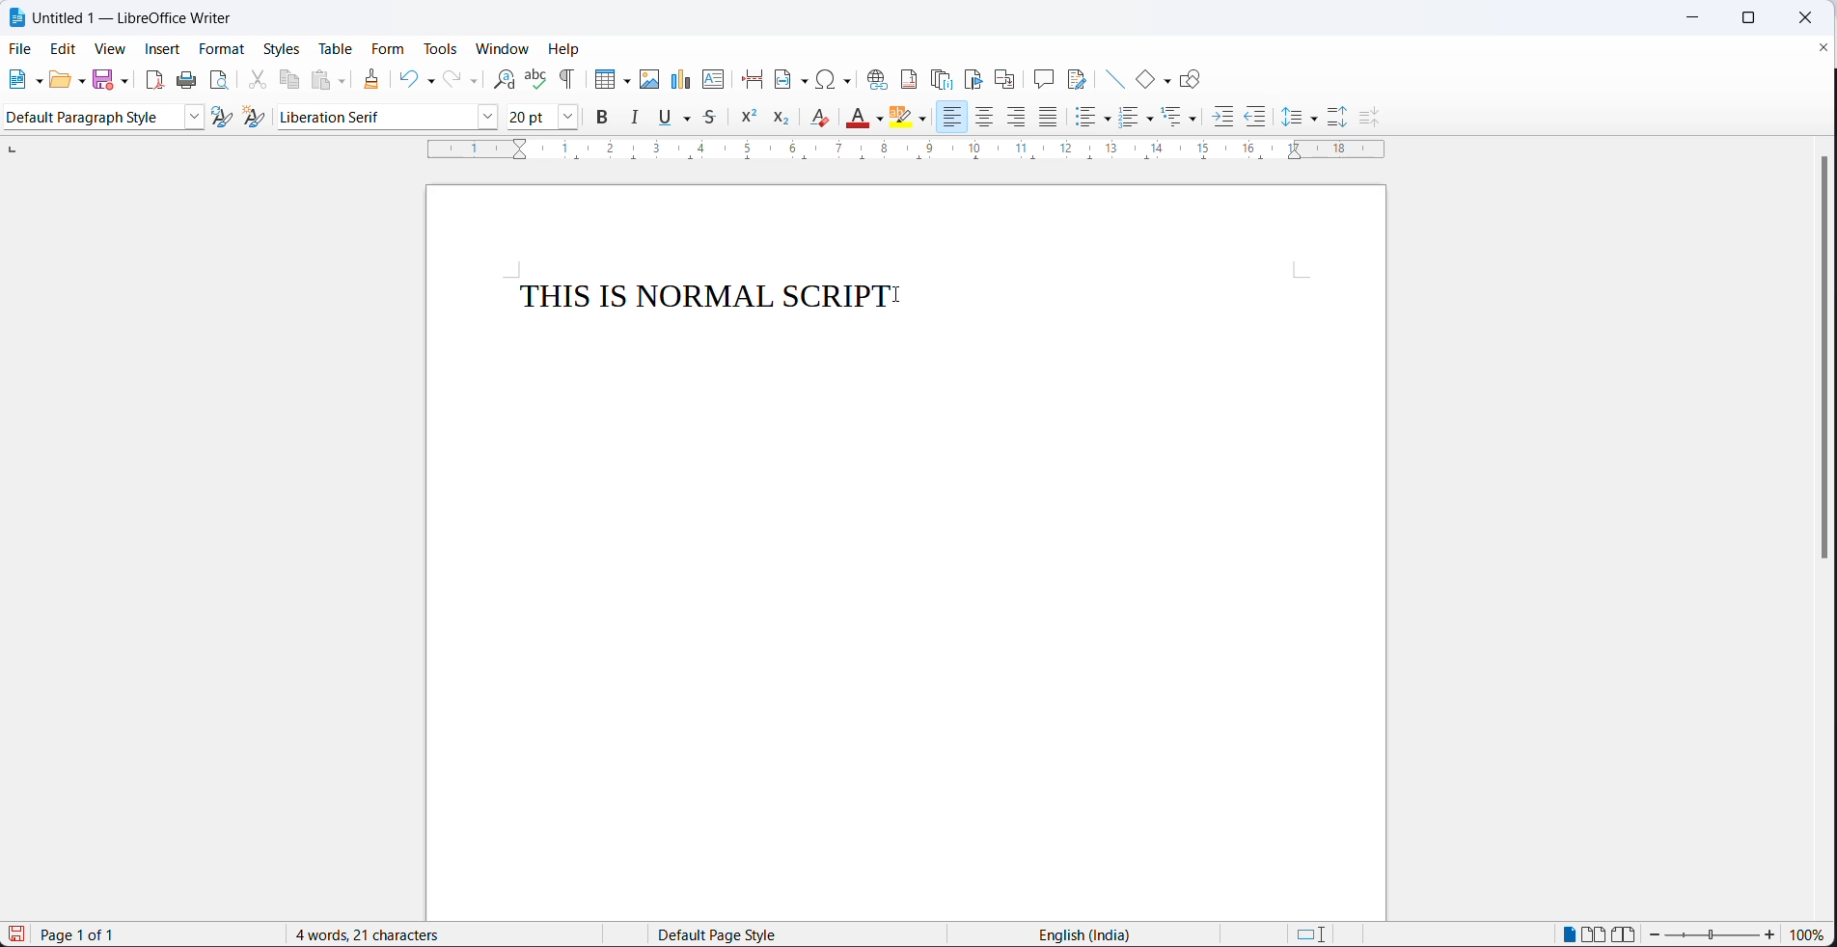 The image size is (1837, 947). I want to click on increase indent, so click(1221, 119).